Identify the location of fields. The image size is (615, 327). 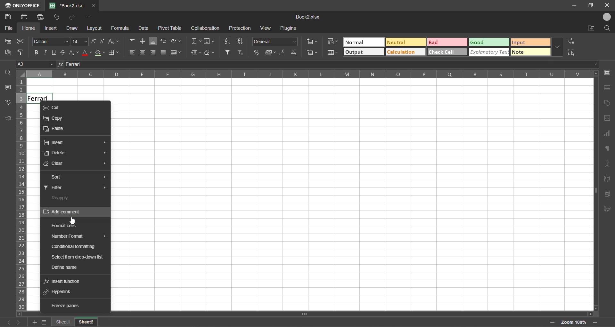
(211, 40).